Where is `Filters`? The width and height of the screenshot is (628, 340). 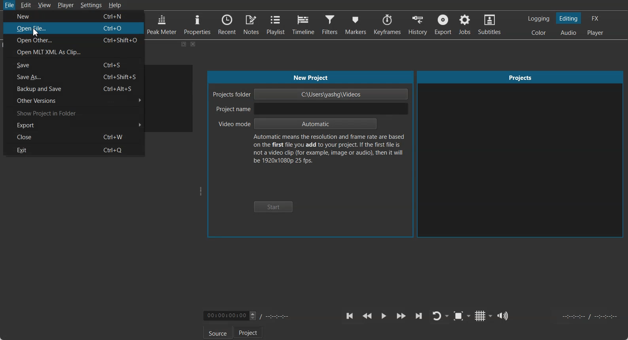 Filters is located at coordinates (331, 24).